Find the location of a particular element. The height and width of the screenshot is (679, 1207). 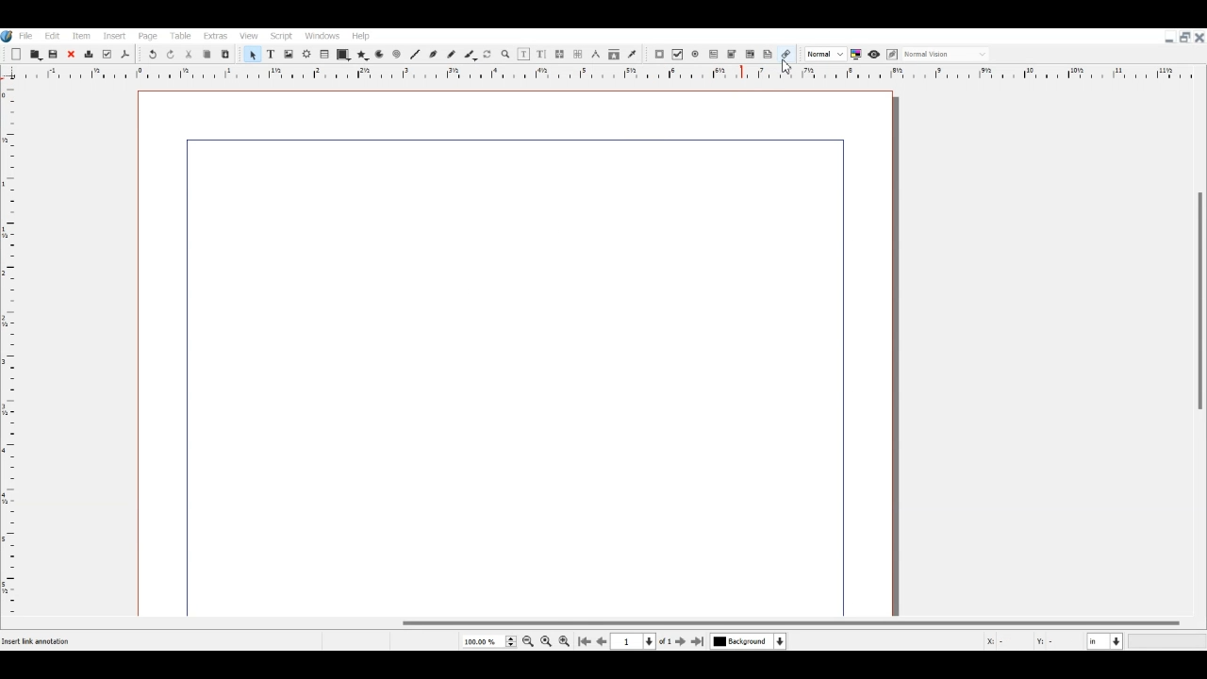

Toggle color management system is located at coordinates (857, 54).